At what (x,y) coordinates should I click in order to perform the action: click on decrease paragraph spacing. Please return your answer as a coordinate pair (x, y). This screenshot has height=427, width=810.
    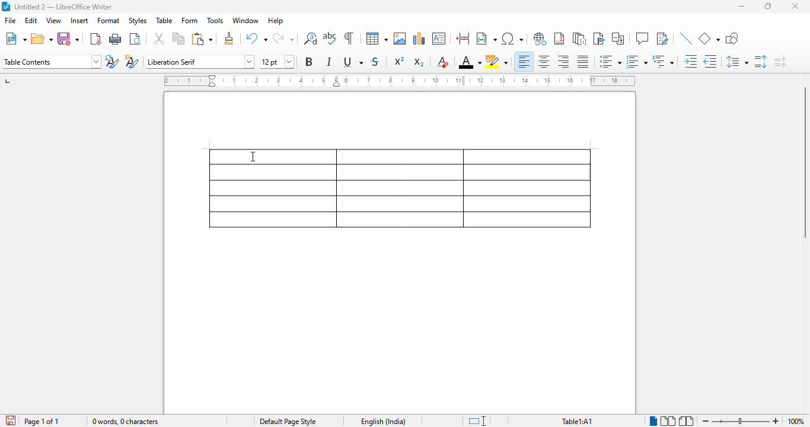
    Looking at the image, I should click on (780, 62).